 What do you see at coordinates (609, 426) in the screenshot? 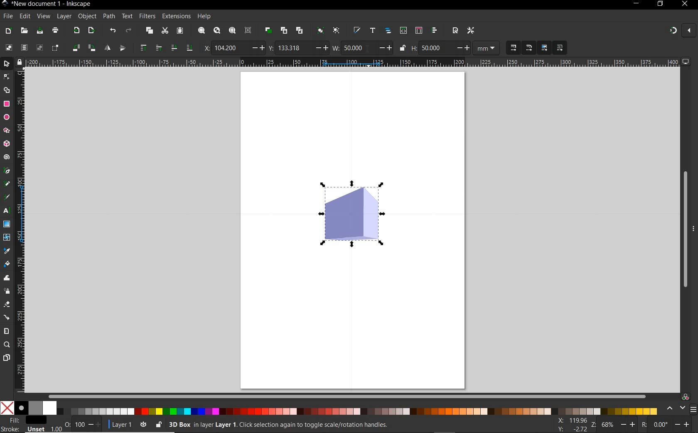
I see `68` at bounding box center [609, 426].